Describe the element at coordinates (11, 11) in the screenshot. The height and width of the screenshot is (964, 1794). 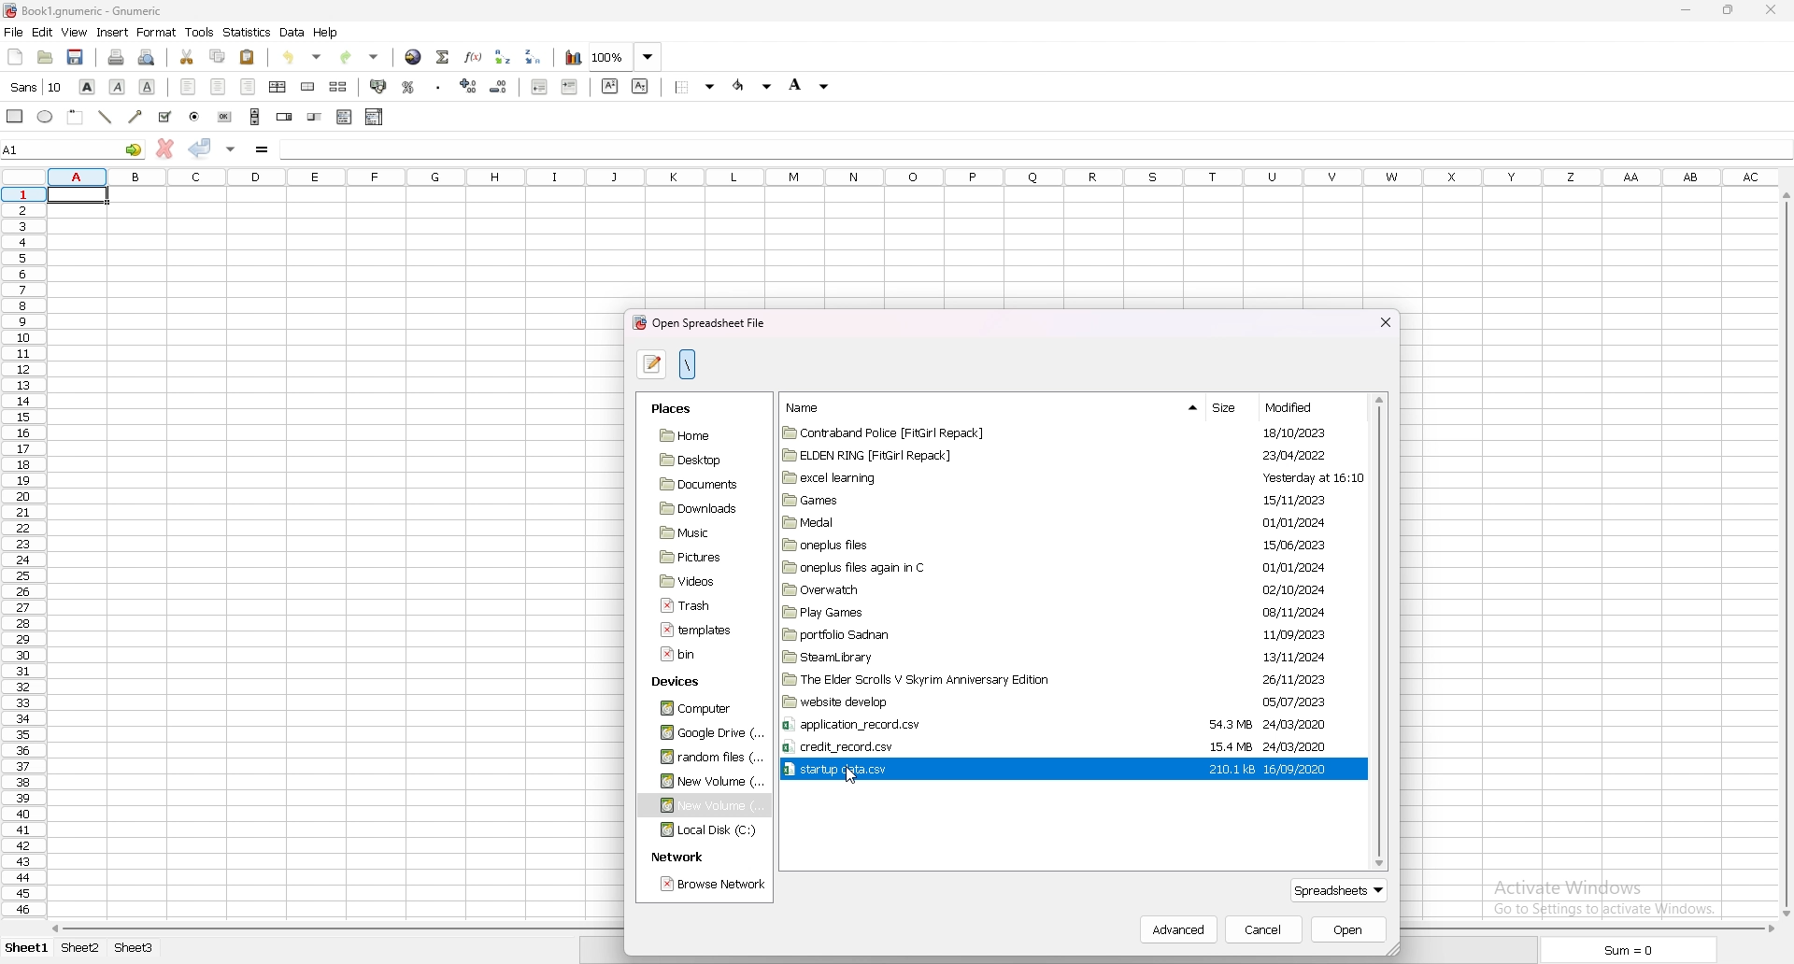
I see `logo` at that location.